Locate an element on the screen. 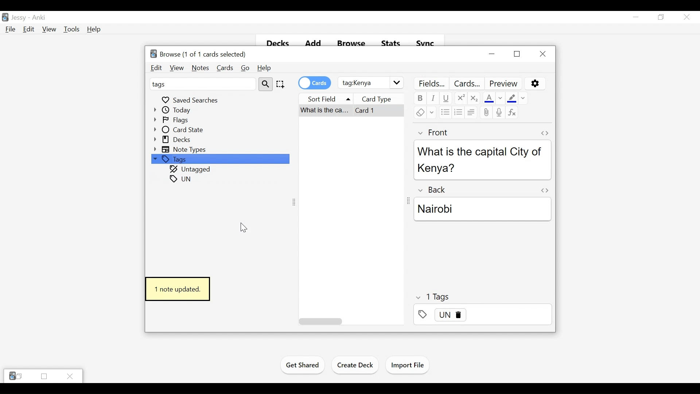 Image resolution: width=700 pixels, height=394 pixels. minimize is located at coordinates (636, 17).